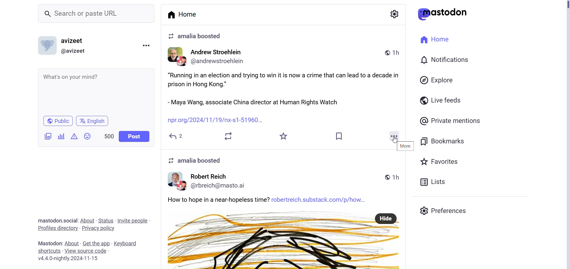 The width and height of the screenshot is (570, 269). I want to click on Home, so click(435, 39).